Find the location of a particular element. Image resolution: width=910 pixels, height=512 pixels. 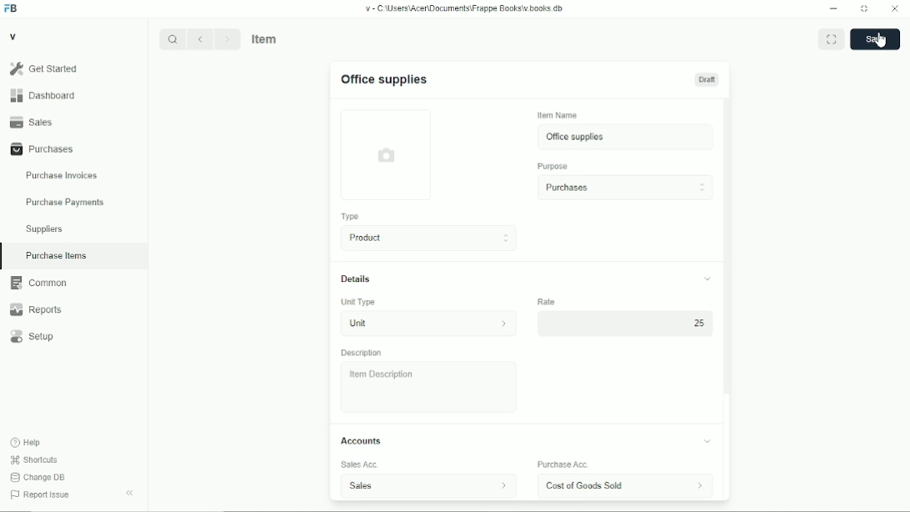

Next is located at coordinates (227, 38).